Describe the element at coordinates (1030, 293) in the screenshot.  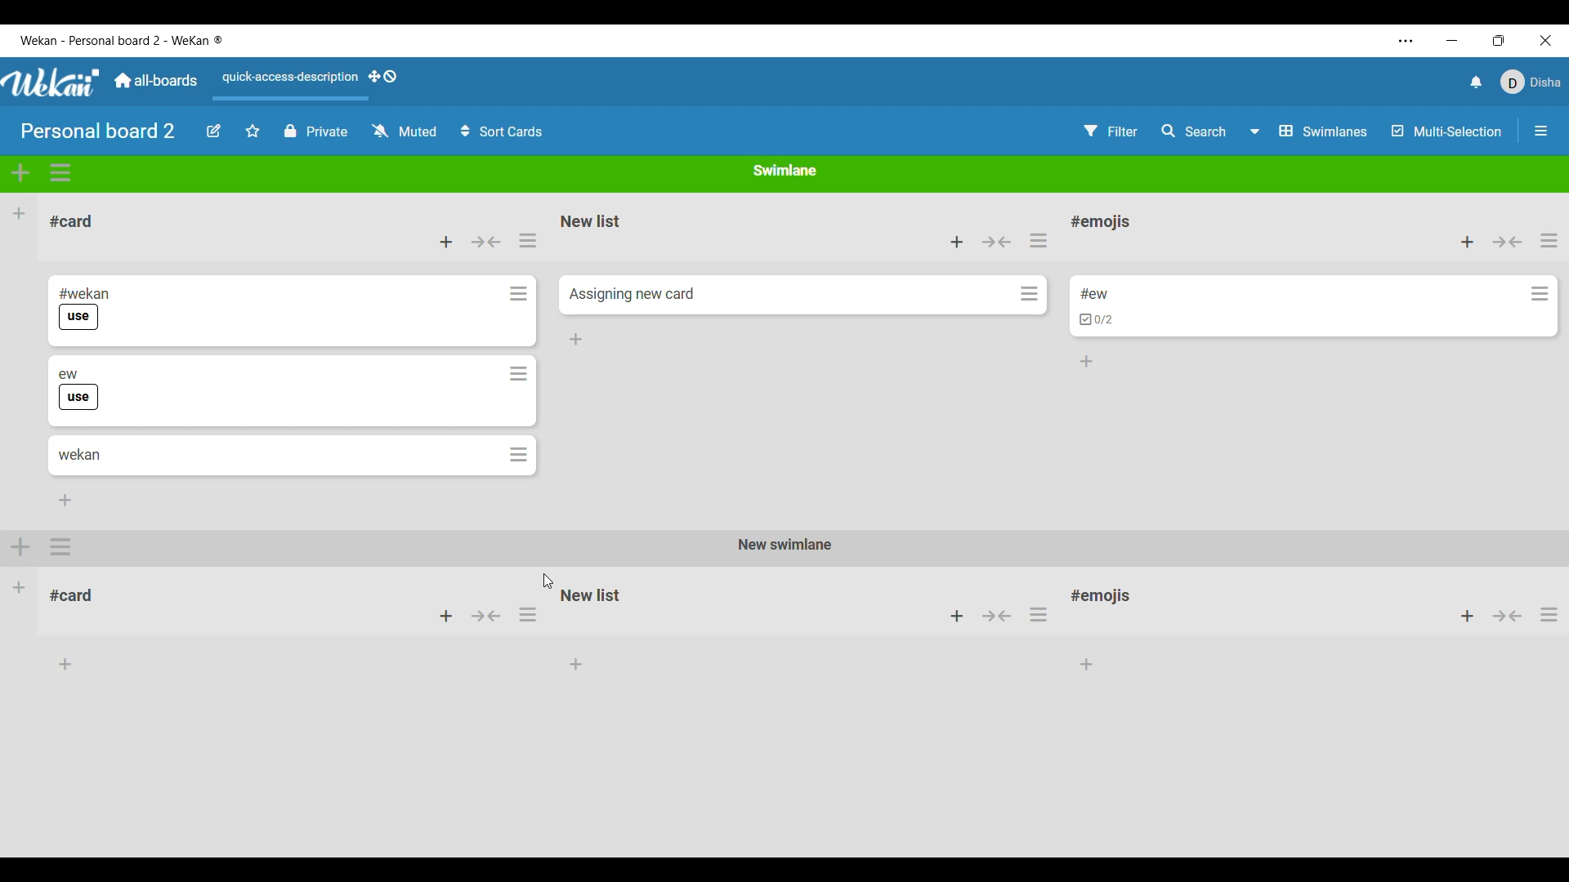
I see `Card actions` at that location.